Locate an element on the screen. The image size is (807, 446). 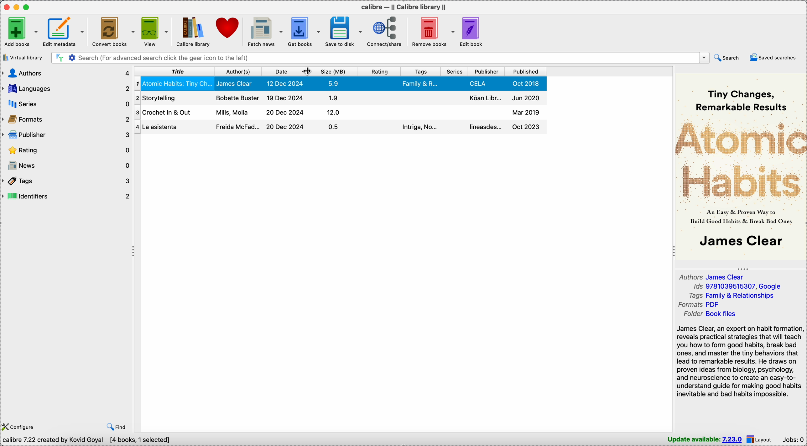
edit book is located at coordinates (472, 32).